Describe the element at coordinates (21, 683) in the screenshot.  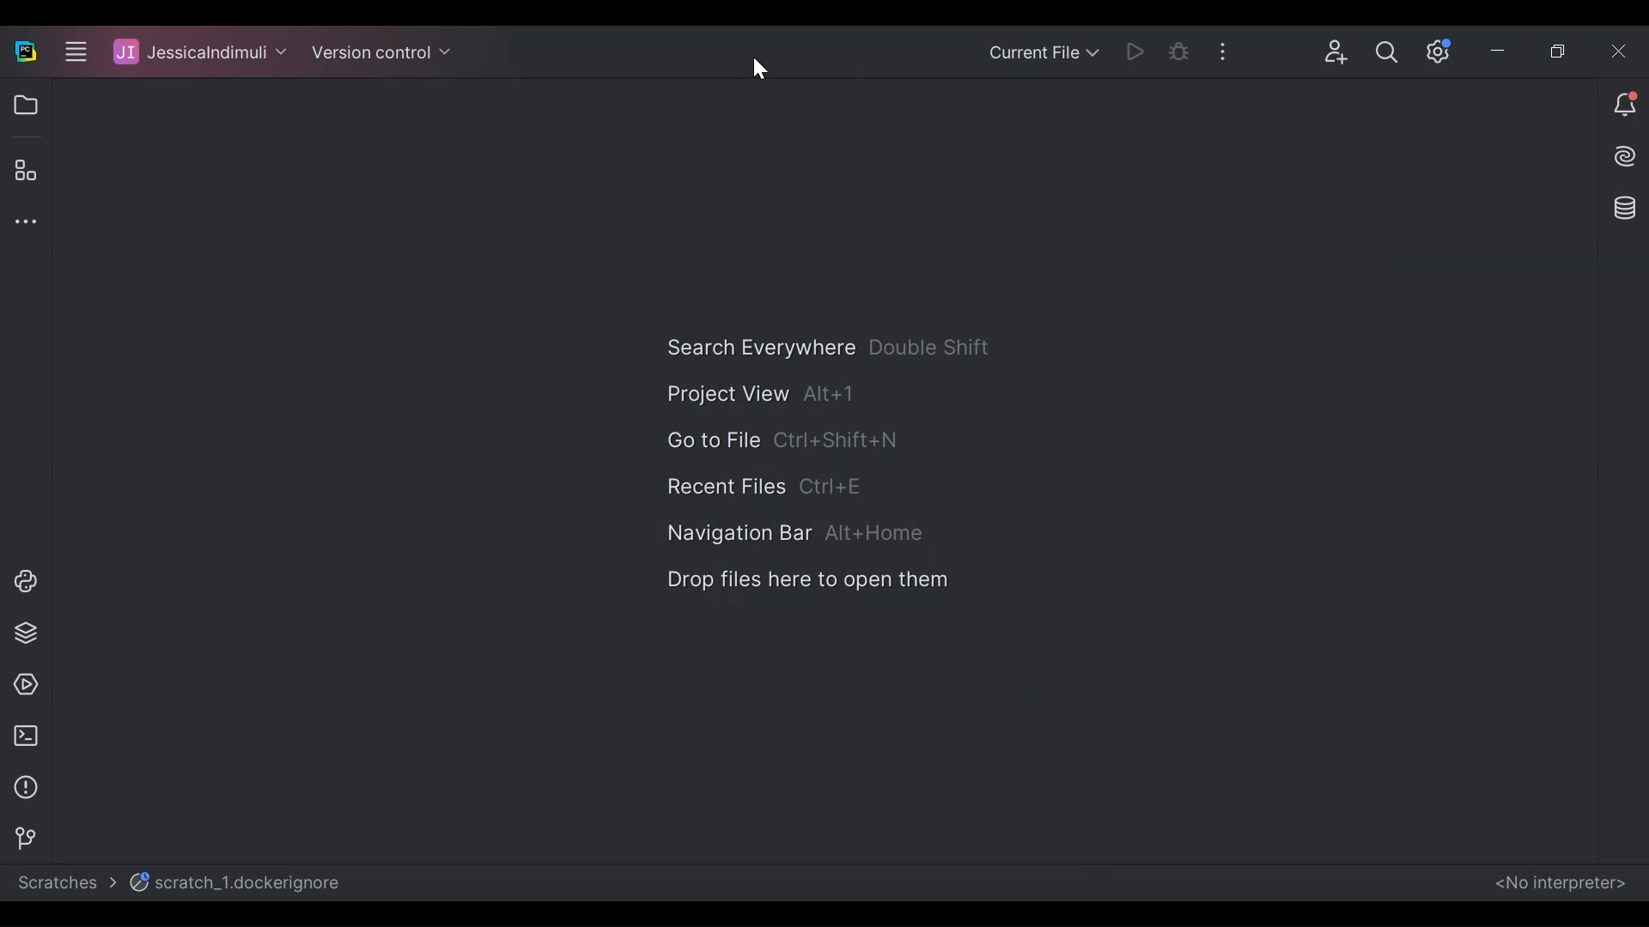
I see `Services` at that location.